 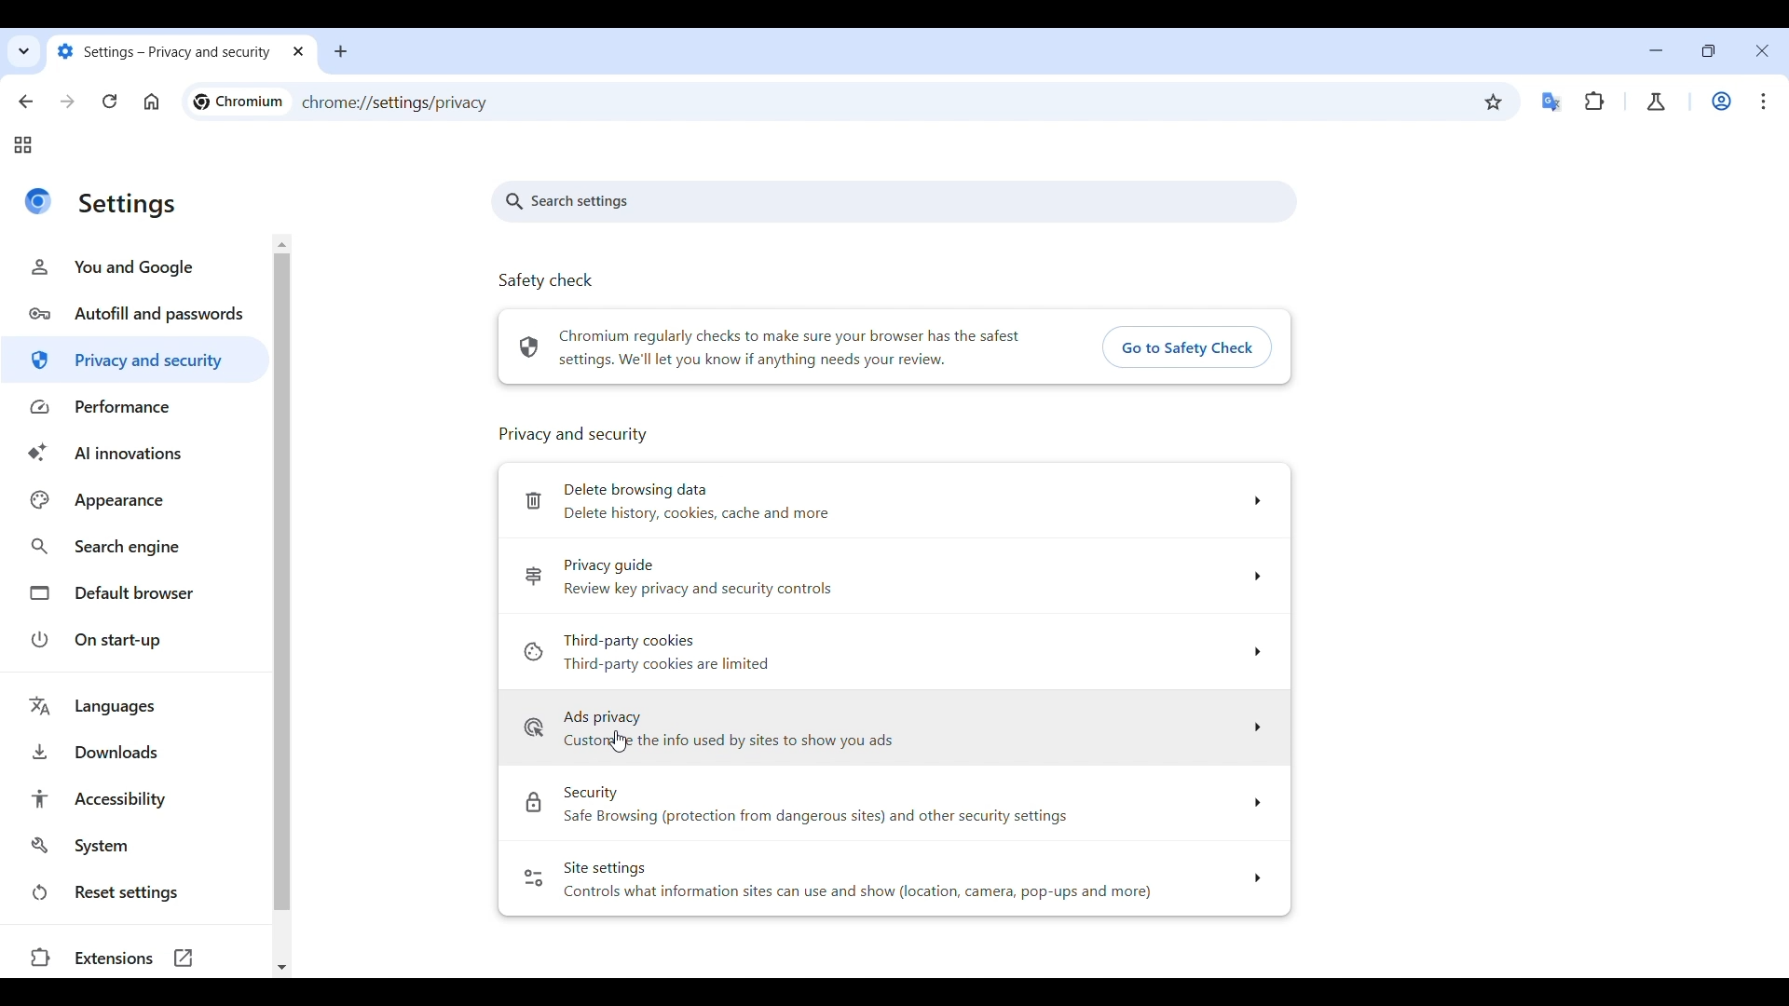 I want to click on Downloads, so click(x=136, y=752).